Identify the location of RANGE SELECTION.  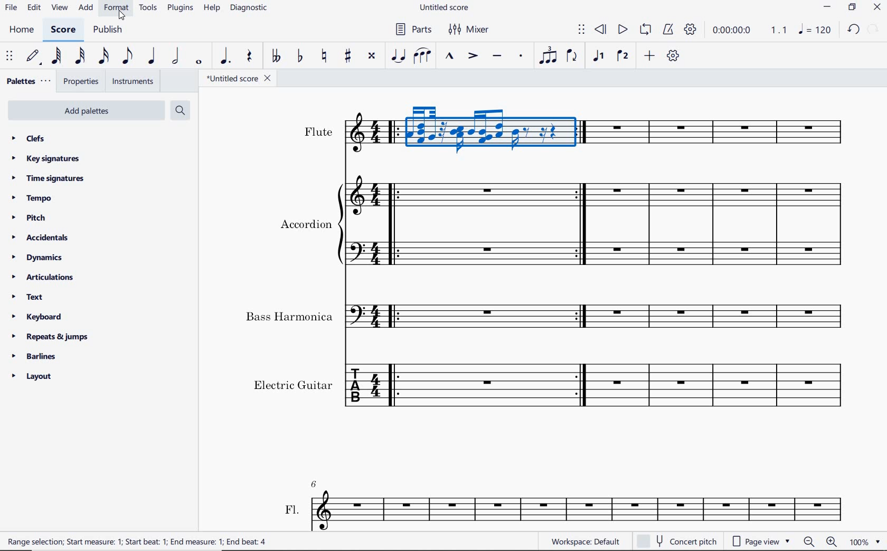
(145, 543).